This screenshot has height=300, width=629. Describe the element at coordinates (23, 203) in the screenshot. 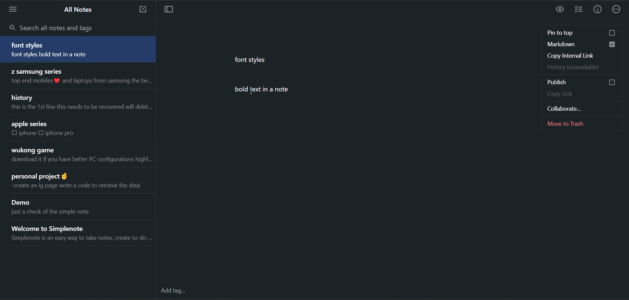

I see `Demo` at that location.